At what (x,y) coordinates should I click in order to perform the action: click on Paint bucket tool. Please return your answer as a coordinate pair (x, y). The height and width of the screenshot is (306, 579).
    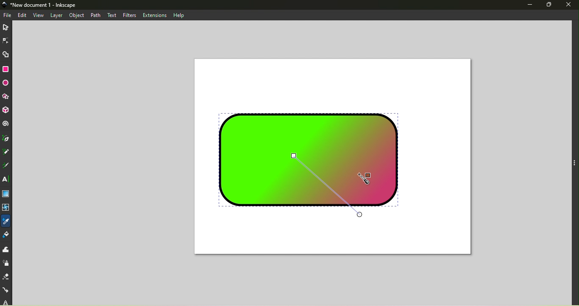
    Looking at the image, I should click on (8, 236).